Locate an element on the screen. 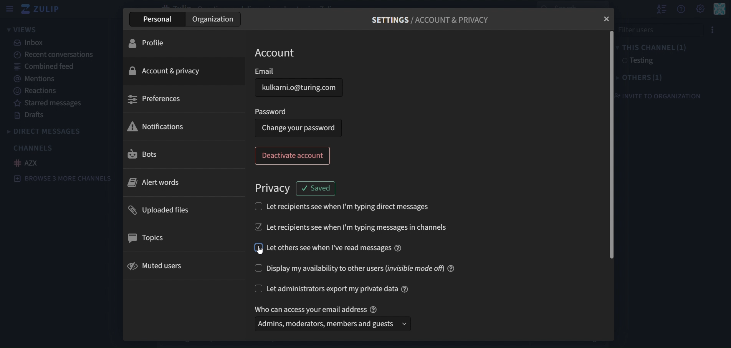  display my availability is located at coordinates (365, 268).